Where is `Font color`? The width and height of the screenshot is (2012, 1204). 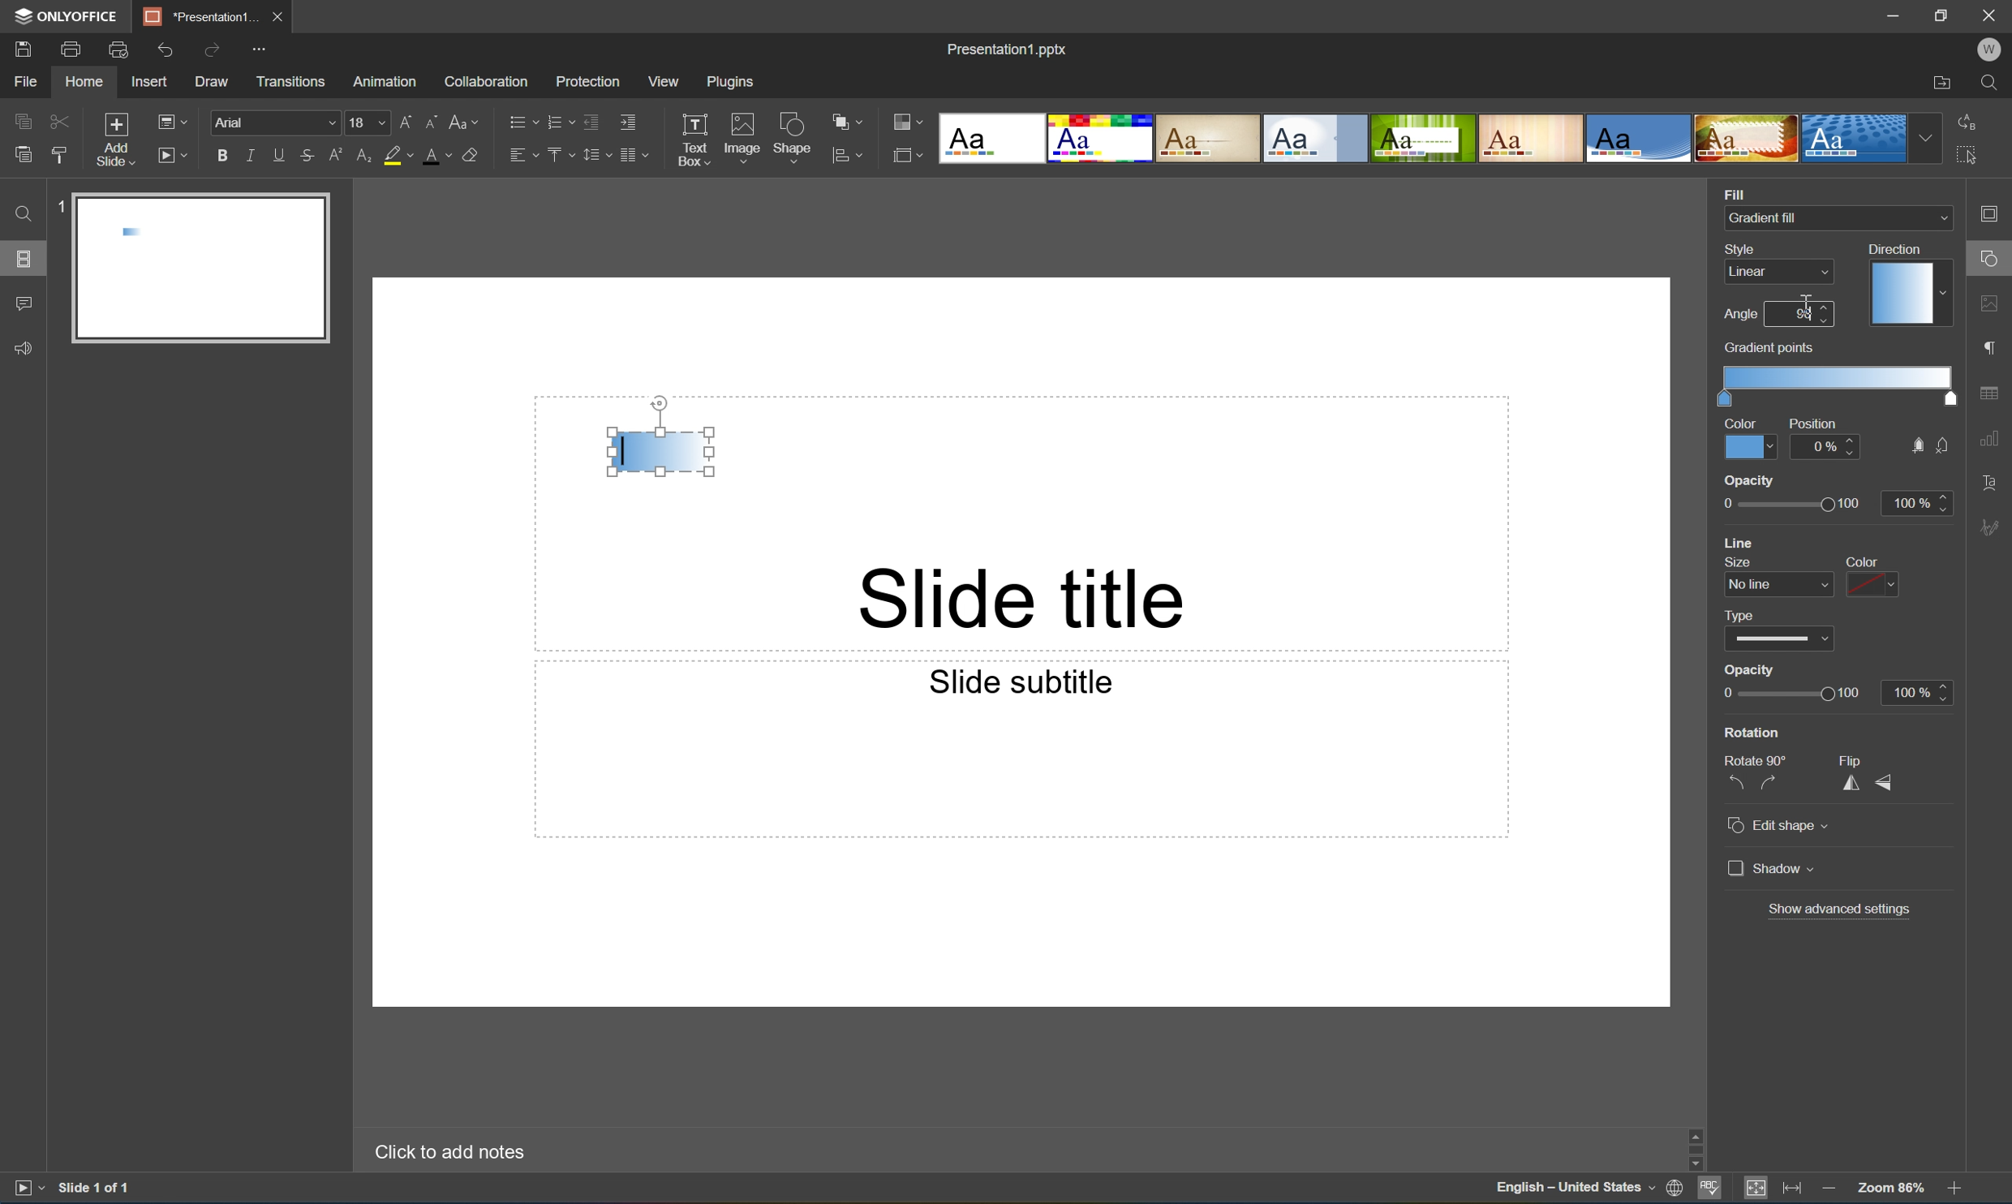
Font color is located at coordinates (435, 155).